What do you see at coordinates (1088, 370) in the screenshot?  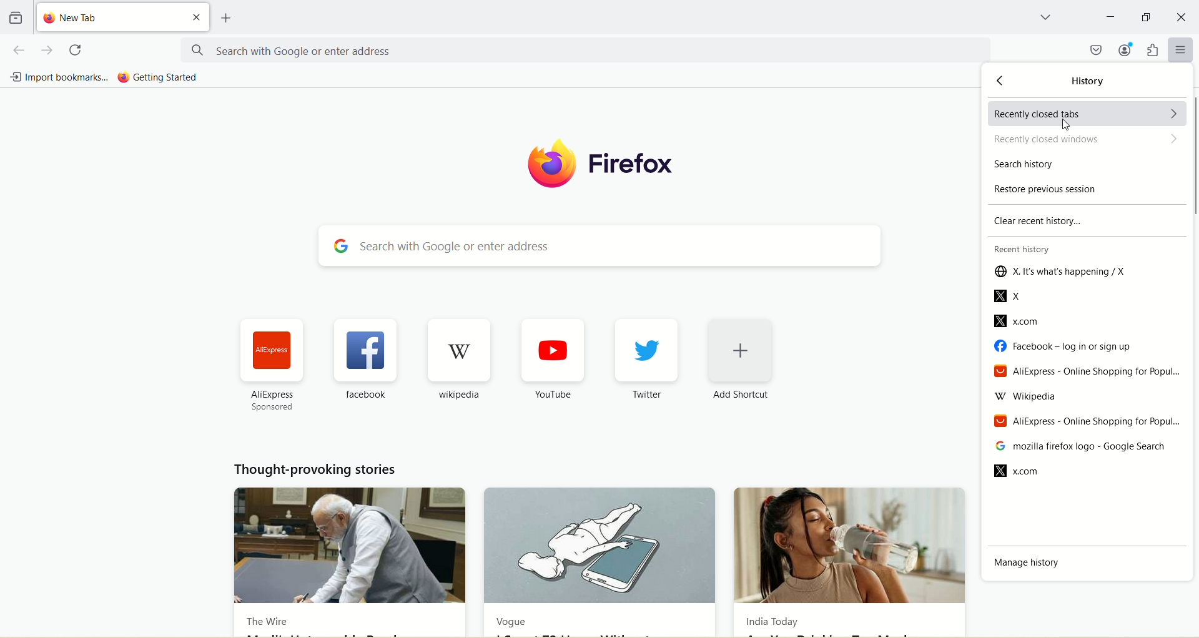 I see `AliExpress` at bounding box center [1088, 370].